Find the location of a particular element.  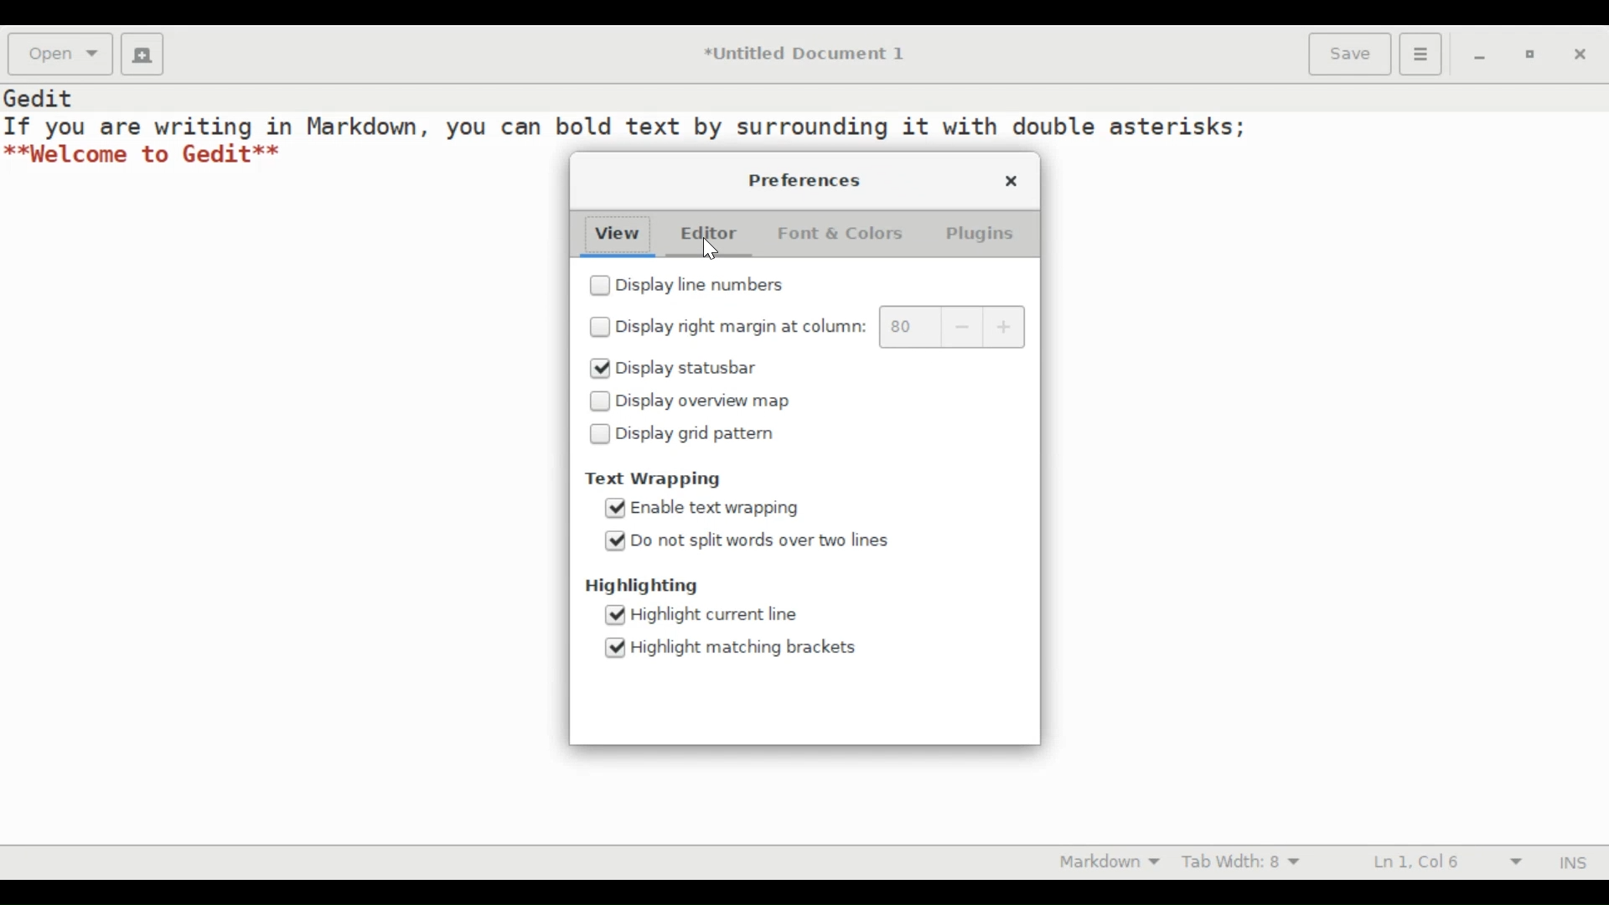

close is located at coordinates (1012, 180).